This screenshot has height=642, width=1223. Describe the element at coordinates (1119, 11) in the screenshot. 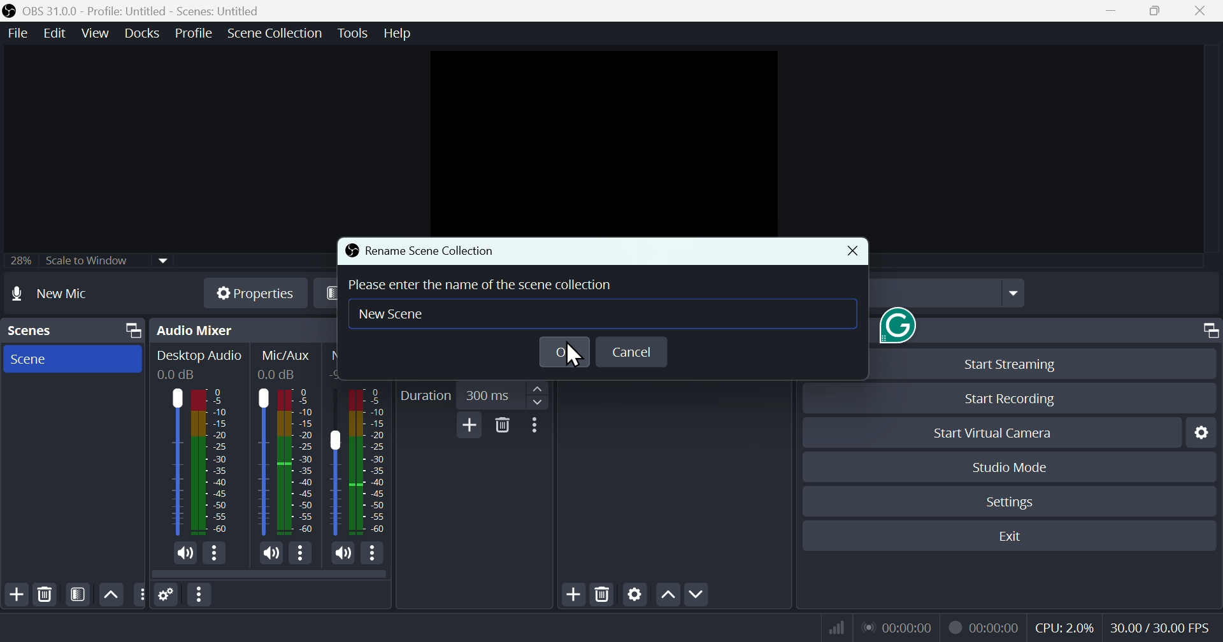

I see `minimise` at that location.